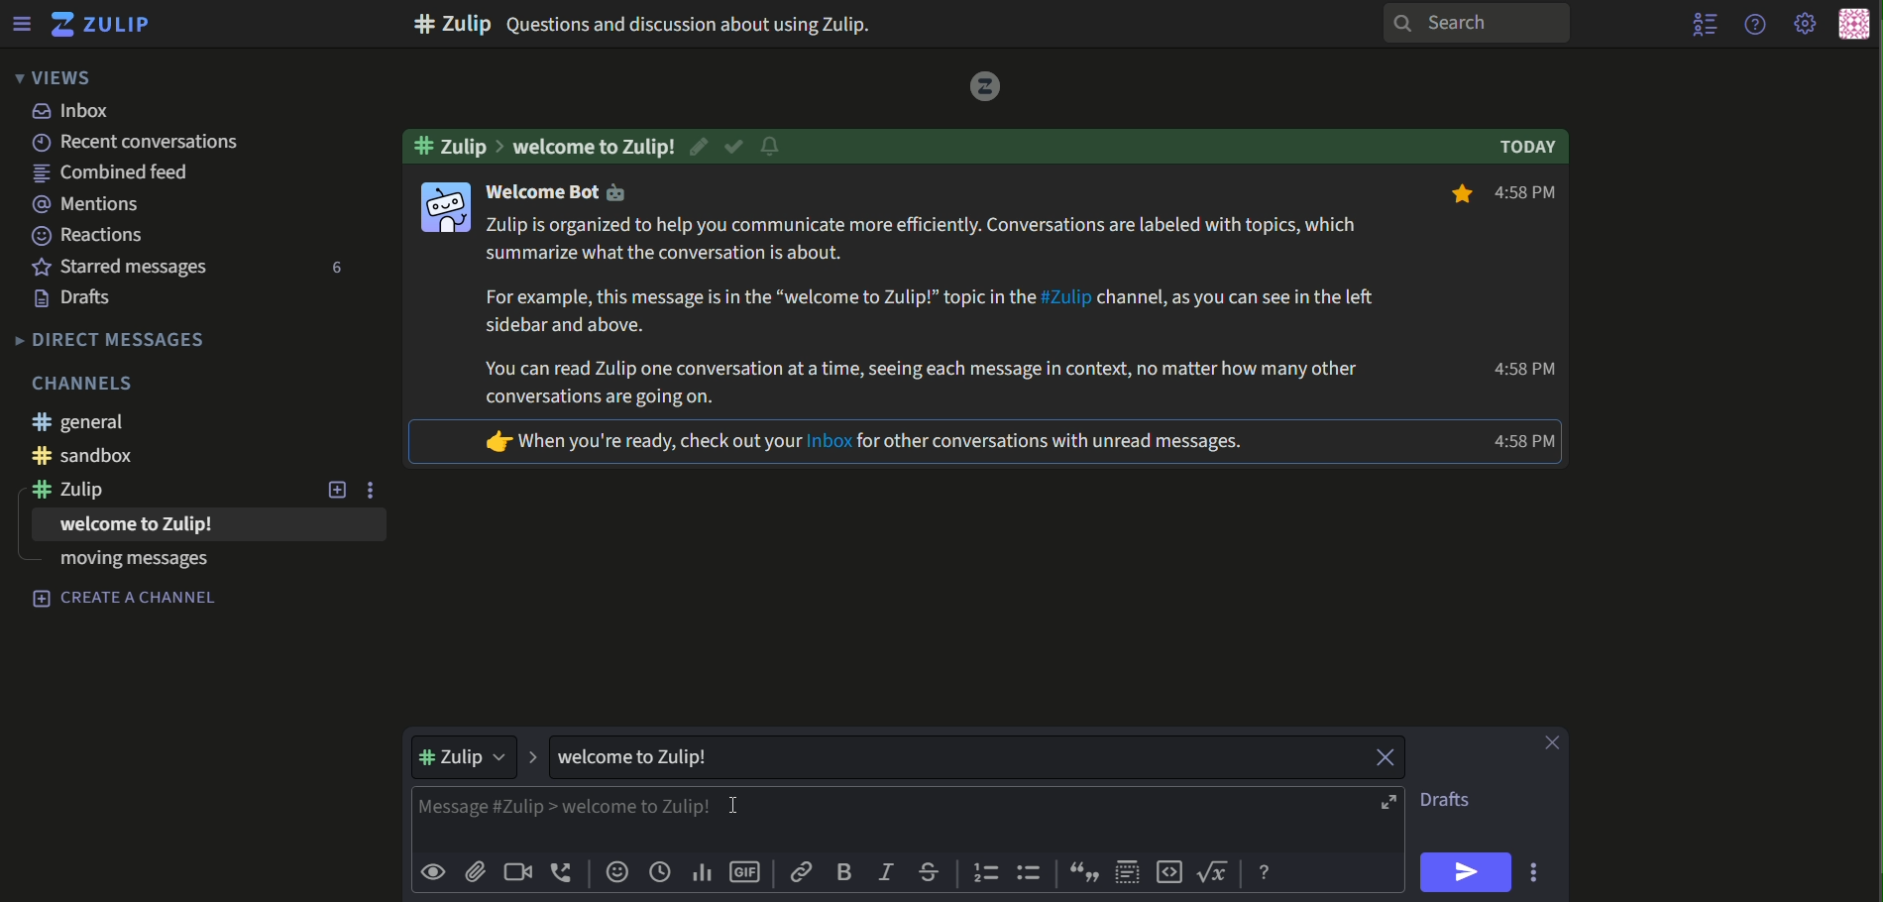 This screenshot has width=1883, height=902. I want to click on text, so click(75, 112).